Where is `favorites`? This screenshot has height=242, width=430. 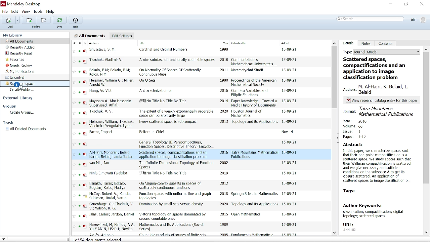 favorites is located at coordinates (15, 60).